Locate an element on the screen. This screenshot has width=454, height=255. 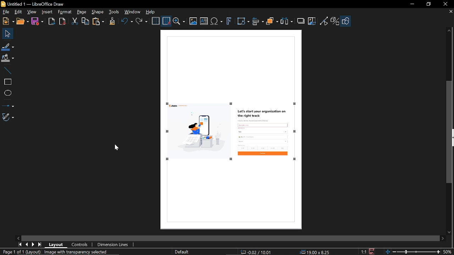
Help is located at coordinates (153, 12).